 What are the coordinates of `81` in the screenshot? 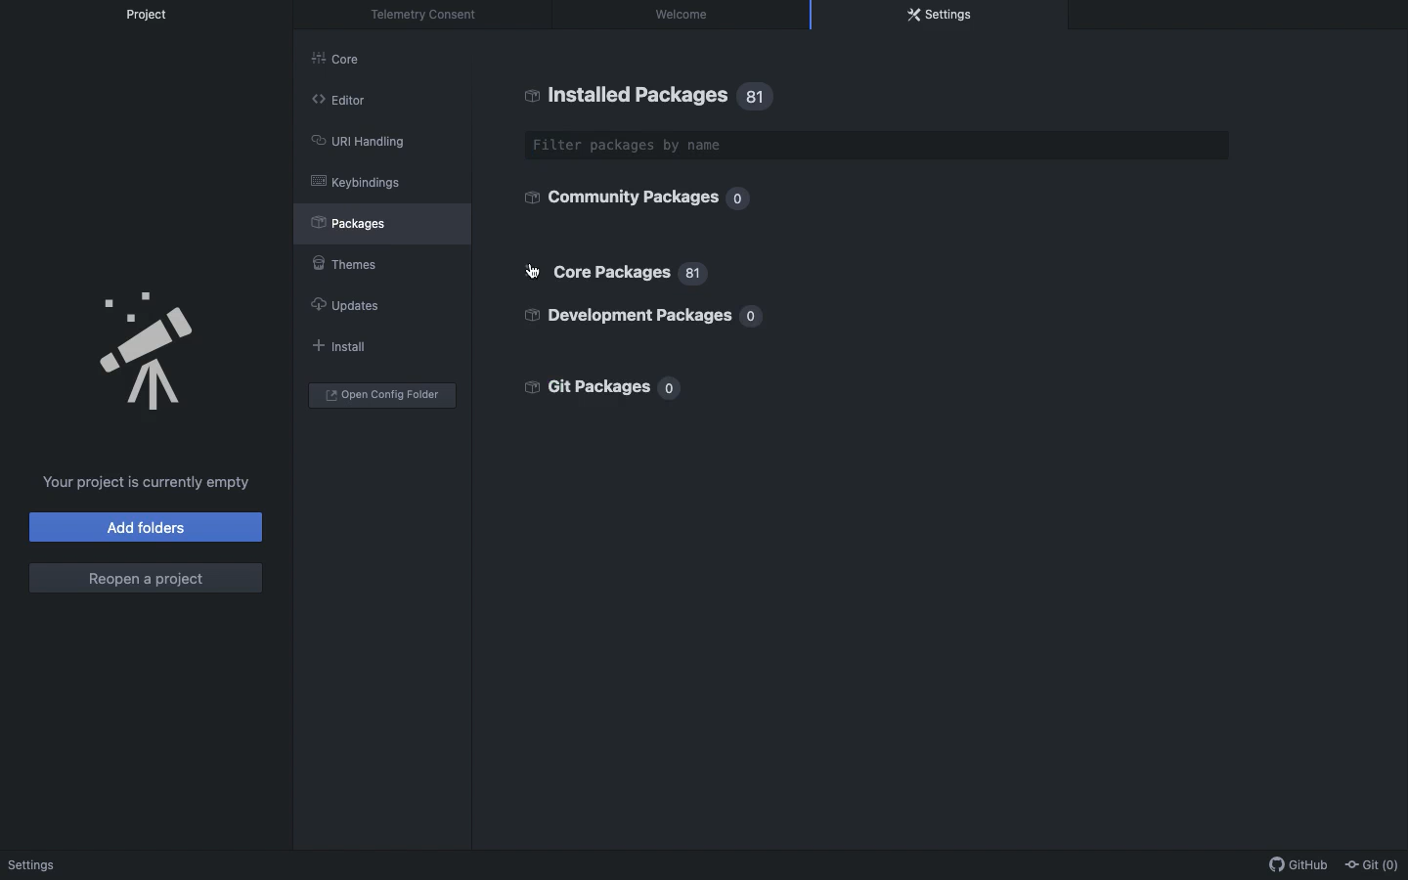 It's located at (698, 276).